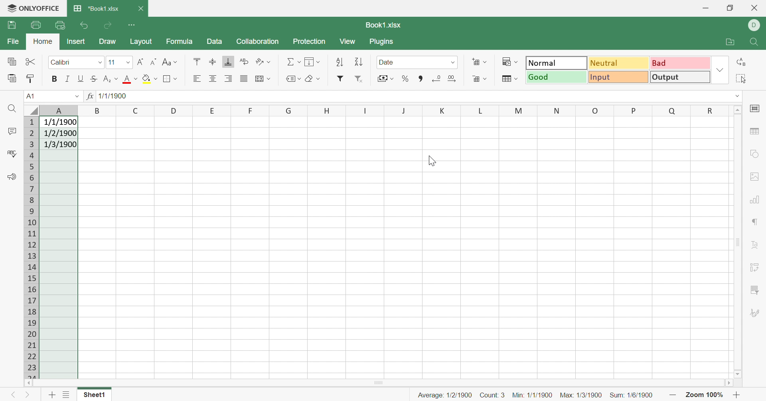 Image resolution: width=766 pixels, height=401 pixels. I want to click on Fill color, so click(150, 78).